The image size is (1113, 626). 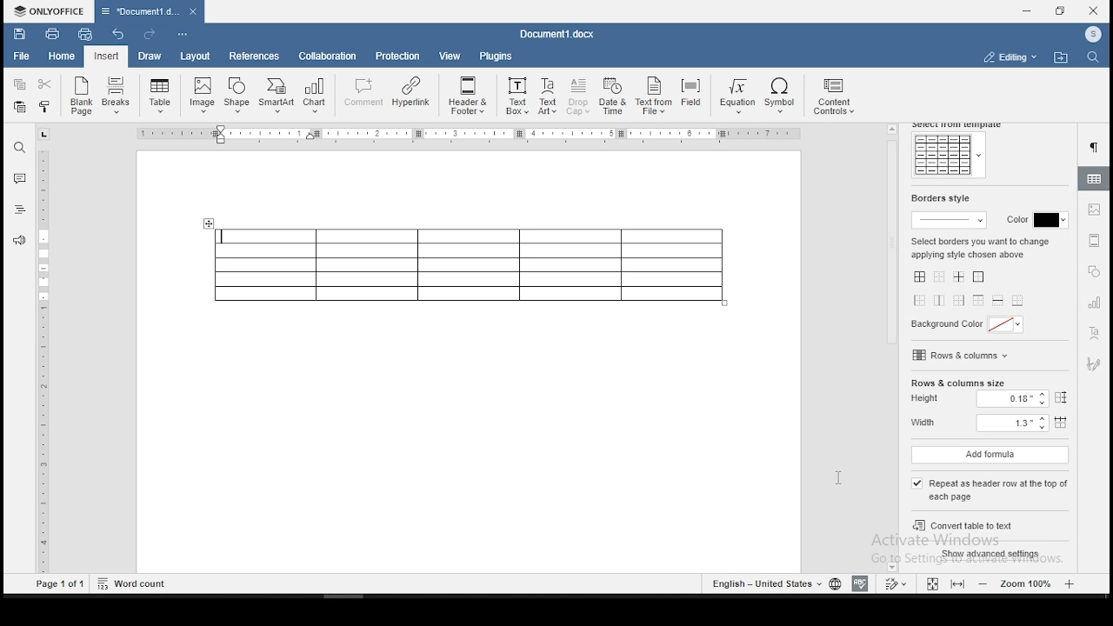 I want to click on save, so click(x=18, y=32).